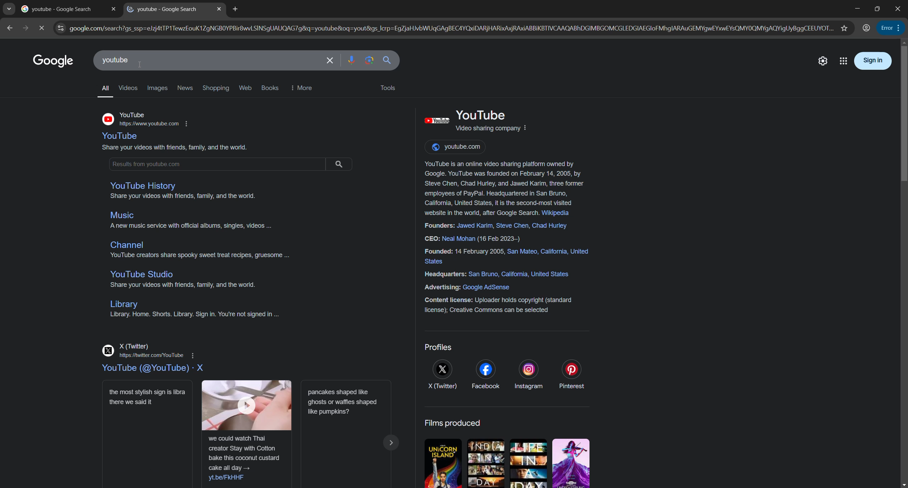 Image resolution: width=908 pixels, height=488 pixels. What do you see at coordinates (454, 28) in the screenshot?
I see `address bar` at bounding box center [454, 28].